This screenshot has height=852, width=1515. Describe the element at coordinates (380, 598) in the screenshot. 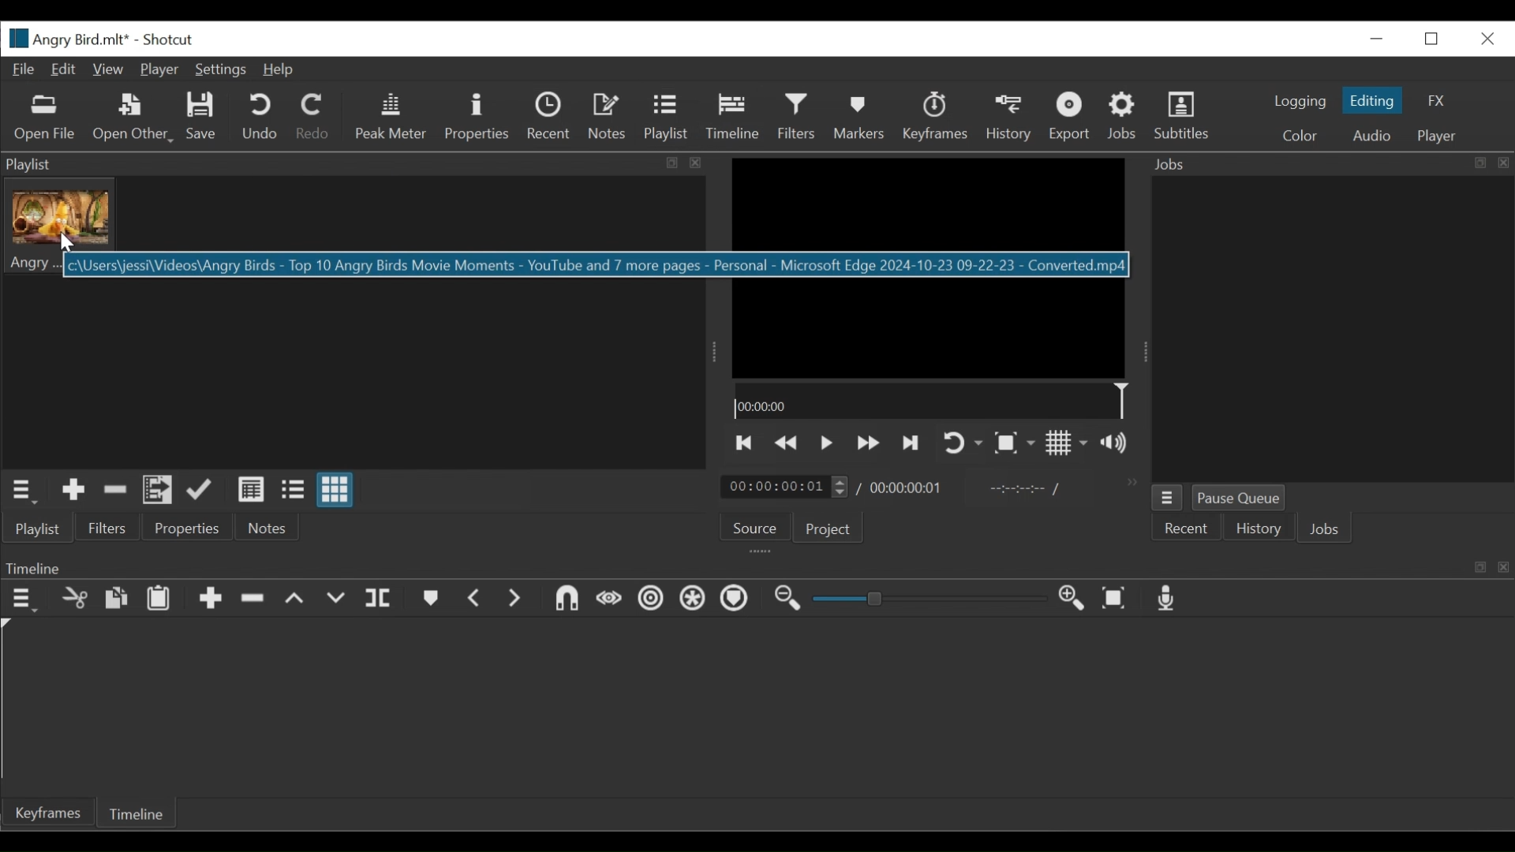

I see `Split at playhead` at that location.